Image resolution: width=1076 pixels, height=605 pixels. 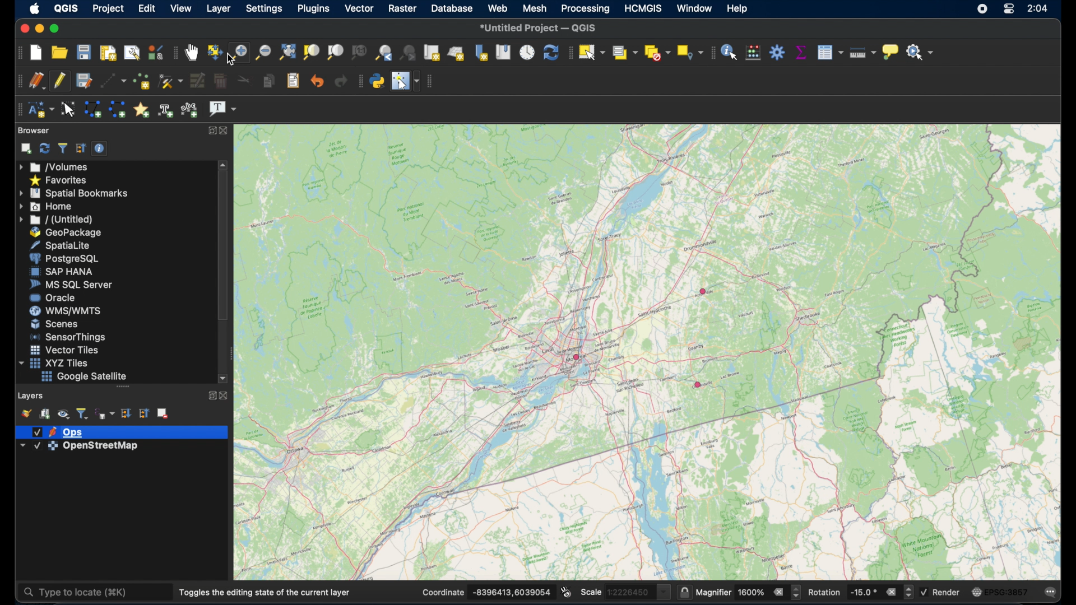 I want to click on add selected layer, so click(x=25, y=149).